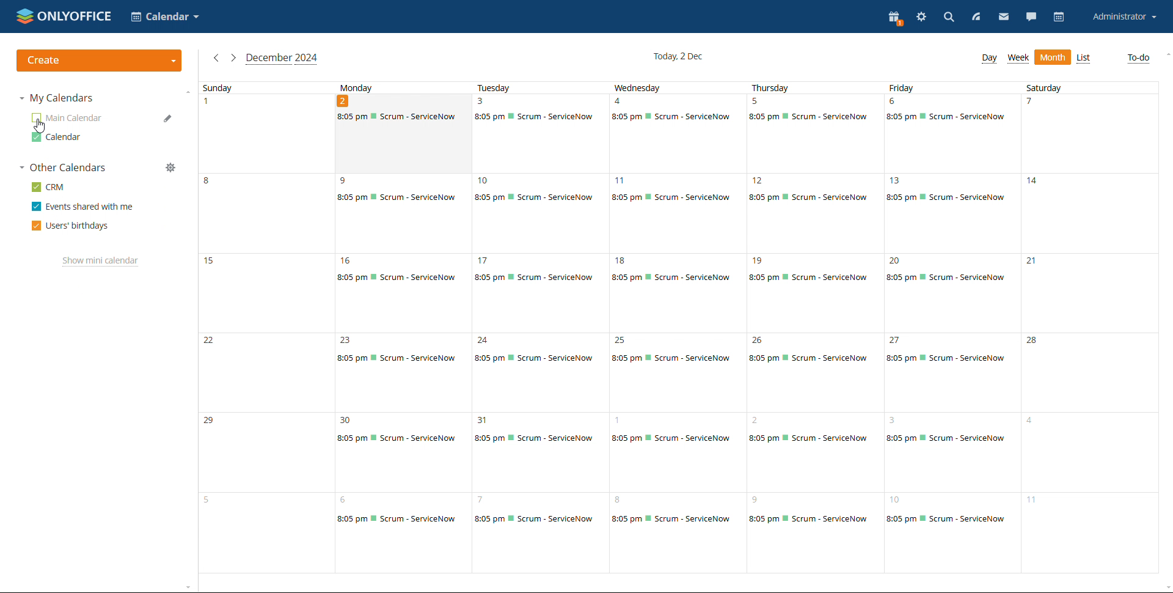 The width and height of the screenshot is (1173, 593). What do you see at coordinates (82, 206) in the screenshot?
I see `events shared with me` at bounding box center [82, 206].